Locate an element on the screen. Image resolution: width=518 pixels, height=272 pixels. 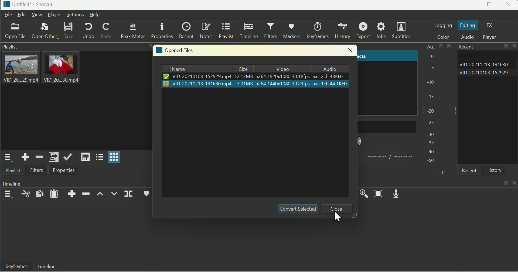
L R is located at coordinates (439, 172).